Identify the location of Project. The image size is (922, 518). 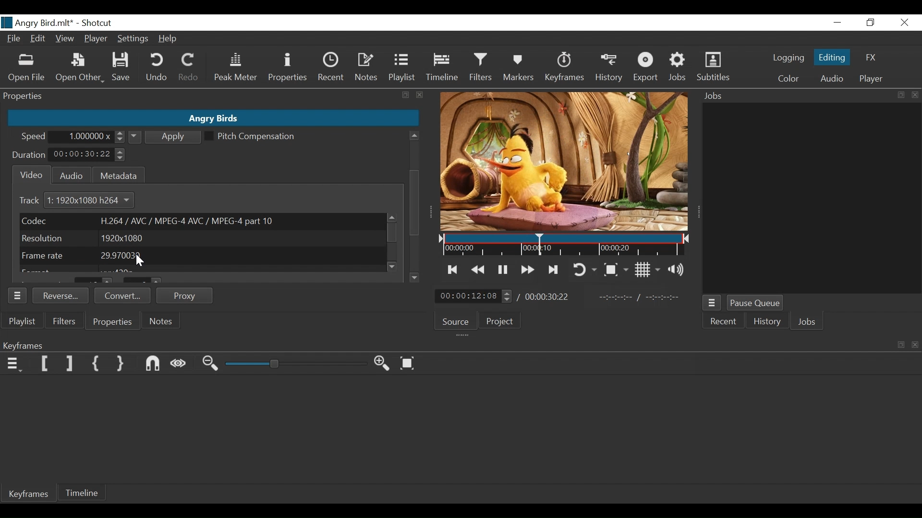
(502, 322).